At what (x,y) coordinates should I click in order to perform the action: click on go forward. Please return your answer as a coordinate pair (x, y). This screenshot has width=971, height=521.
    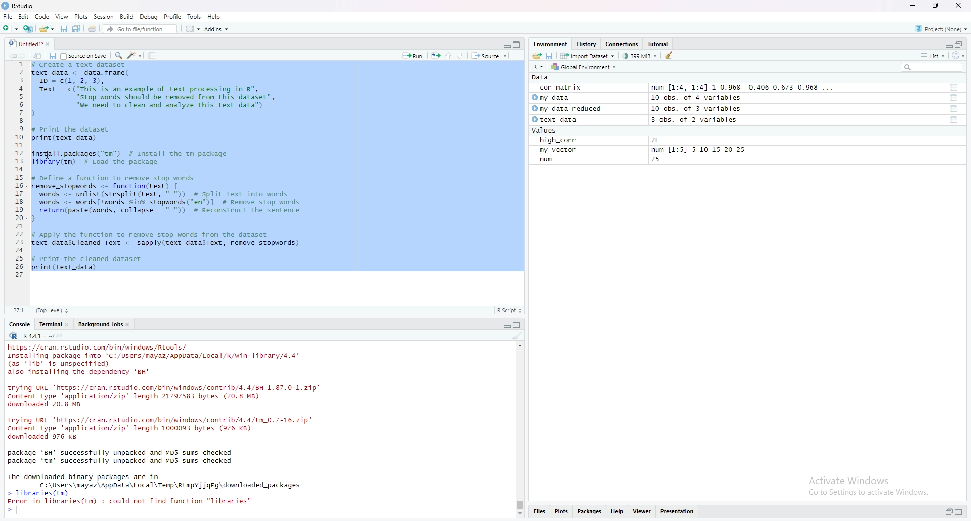
    Looking at the image, I should click on (25, 56).